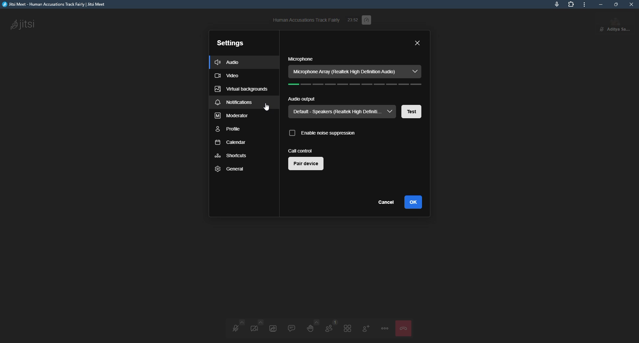 The height and width of the screenshot is (343, 639). What do you see at coordinates (571, 4) in the screenshot?
I see `extensions` at bounding box center [571, 4].